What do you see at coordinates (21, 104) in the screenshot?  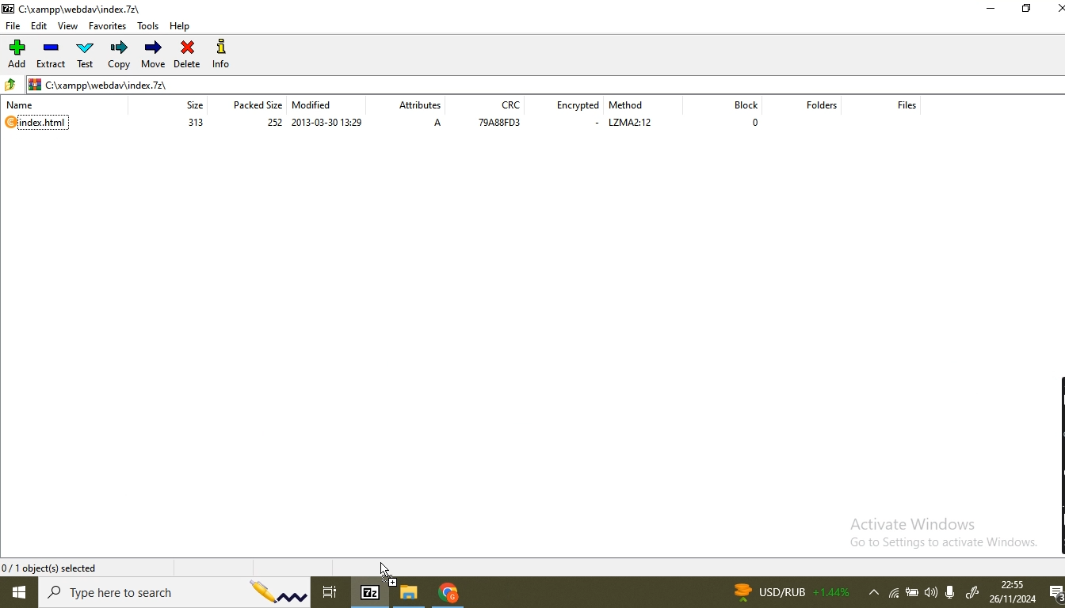 I see `name` at bounding box center [21, 104].